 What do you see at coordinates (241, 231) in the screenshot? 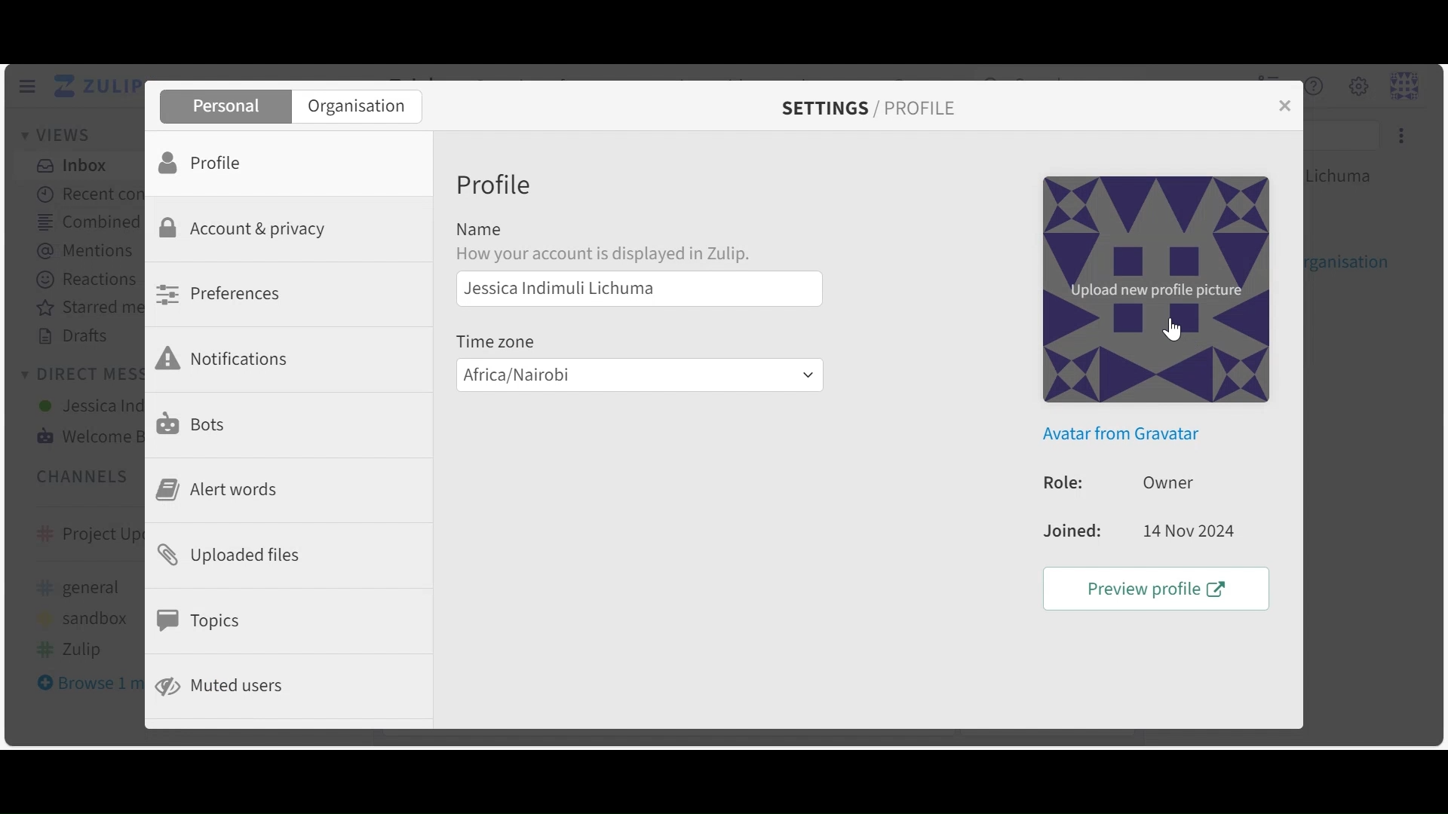
I see `Account Privacy` at bounding box center [241, 231].